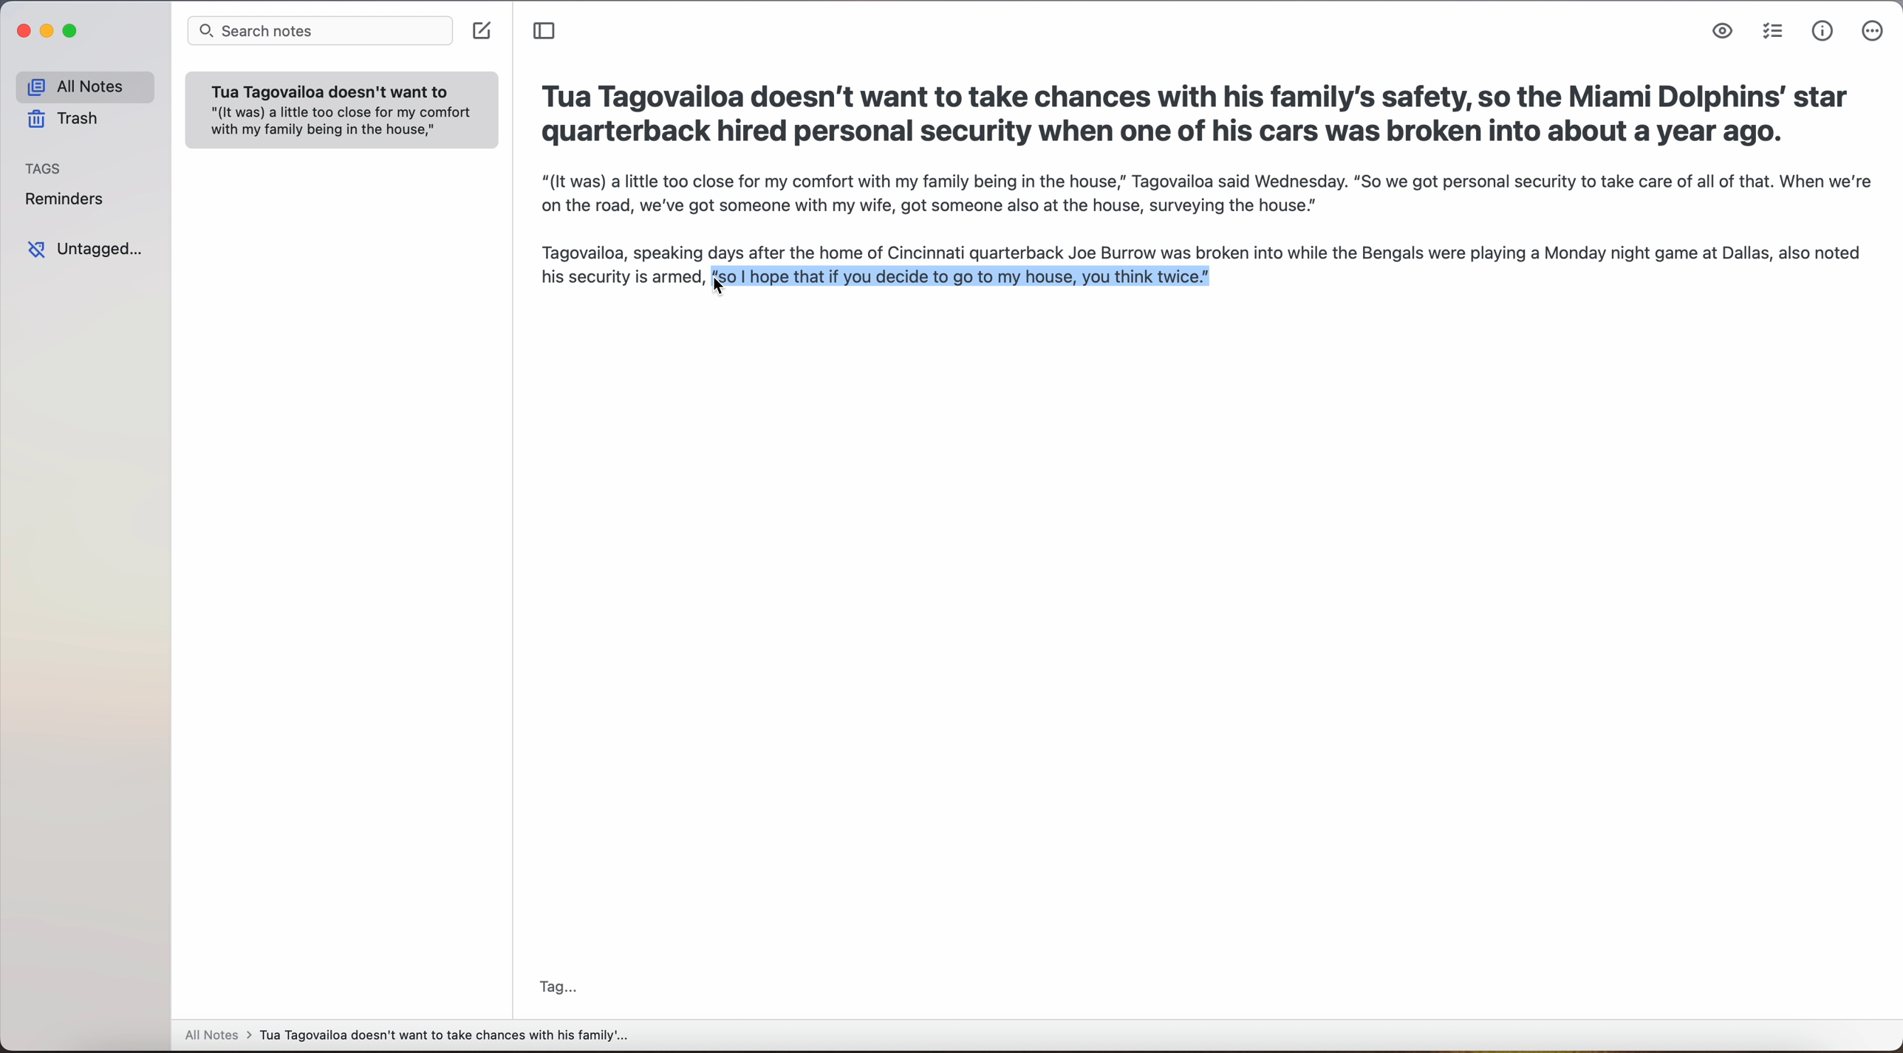 This screenshot has width=1903, height=1053. What do you see at coordinates (1723, 32) in the screenshot?
I see `markdown` at bounding box center [1723, 32].